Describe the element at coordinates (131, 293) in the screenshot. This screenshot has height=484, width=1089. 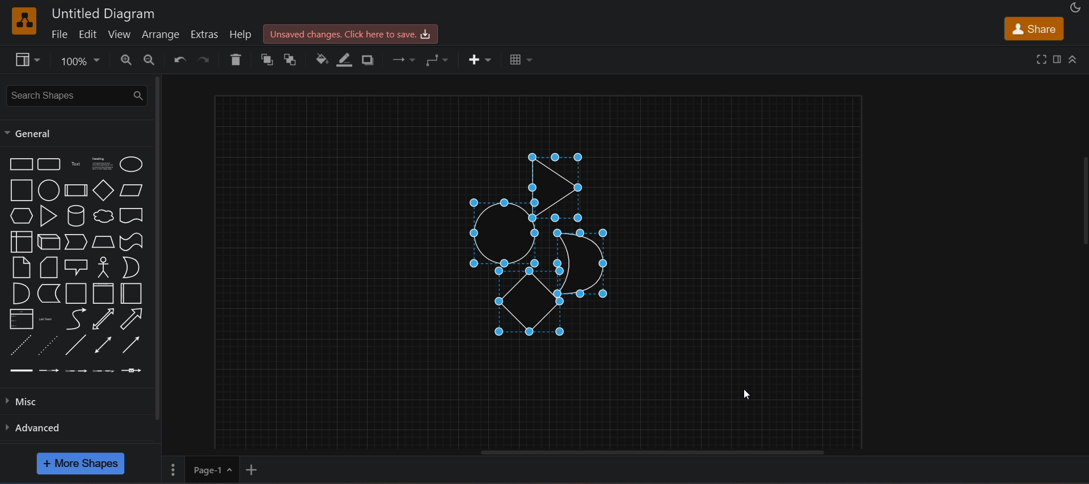
I see `horizontal container` at that location.